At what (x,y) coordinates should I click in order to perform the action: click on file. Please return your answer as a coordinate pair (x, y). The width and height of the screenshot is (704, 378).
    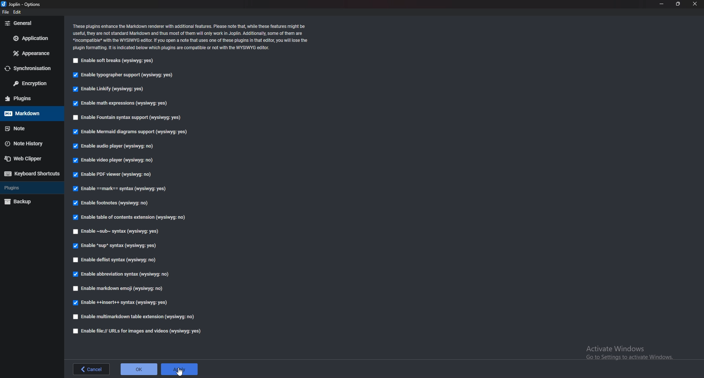
    Looking at the image, I should click on (6, 12).